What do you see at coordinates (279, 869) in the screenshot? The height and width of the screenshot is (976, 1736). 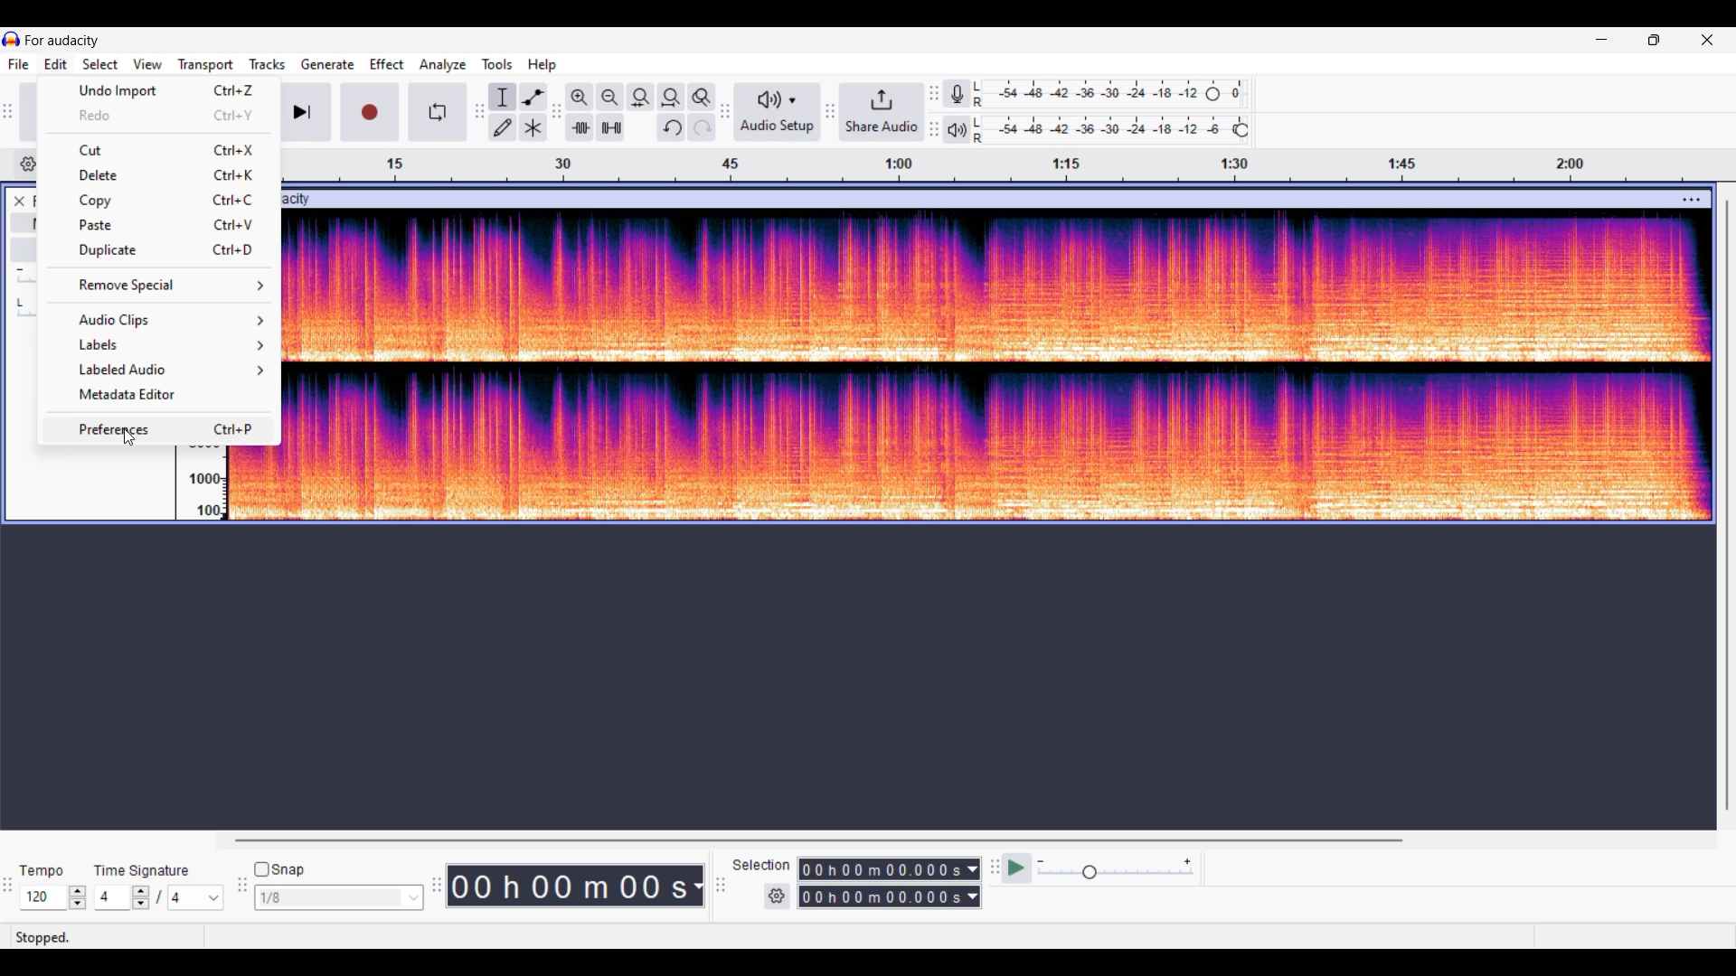 I see `Snap toggle` at bounding box center [279, 869].